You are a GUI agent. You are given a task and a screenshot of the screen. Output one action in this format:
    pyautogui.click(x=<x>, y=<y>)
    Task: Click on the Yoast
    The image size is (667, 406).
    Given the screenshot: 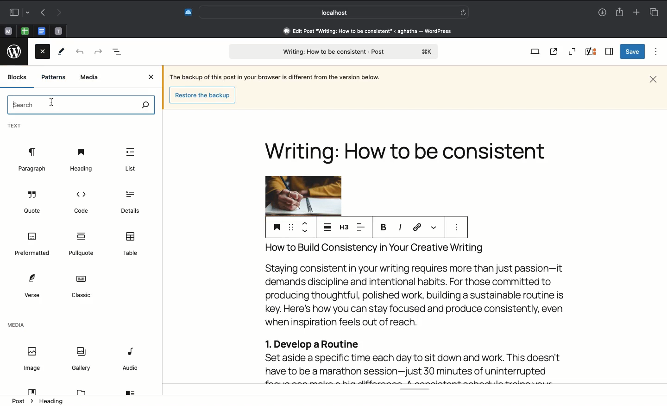 What is the action you would take?
    pyautogui.click(x=410, y=391)
    